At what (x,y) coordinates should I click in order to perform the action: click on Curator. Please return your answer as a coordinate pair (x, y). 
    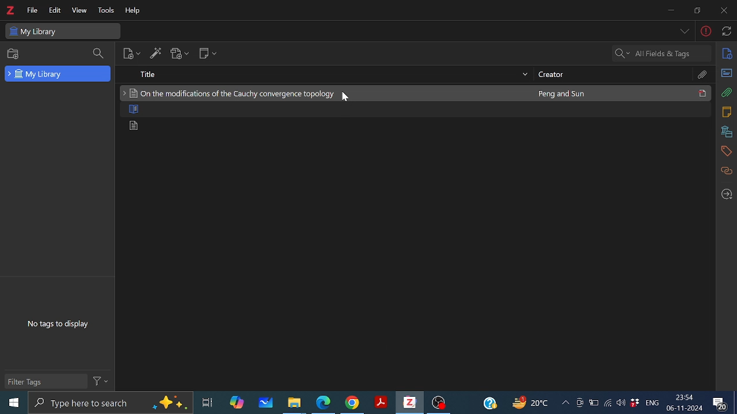
    Looking at the image, I should click on (613, 75).